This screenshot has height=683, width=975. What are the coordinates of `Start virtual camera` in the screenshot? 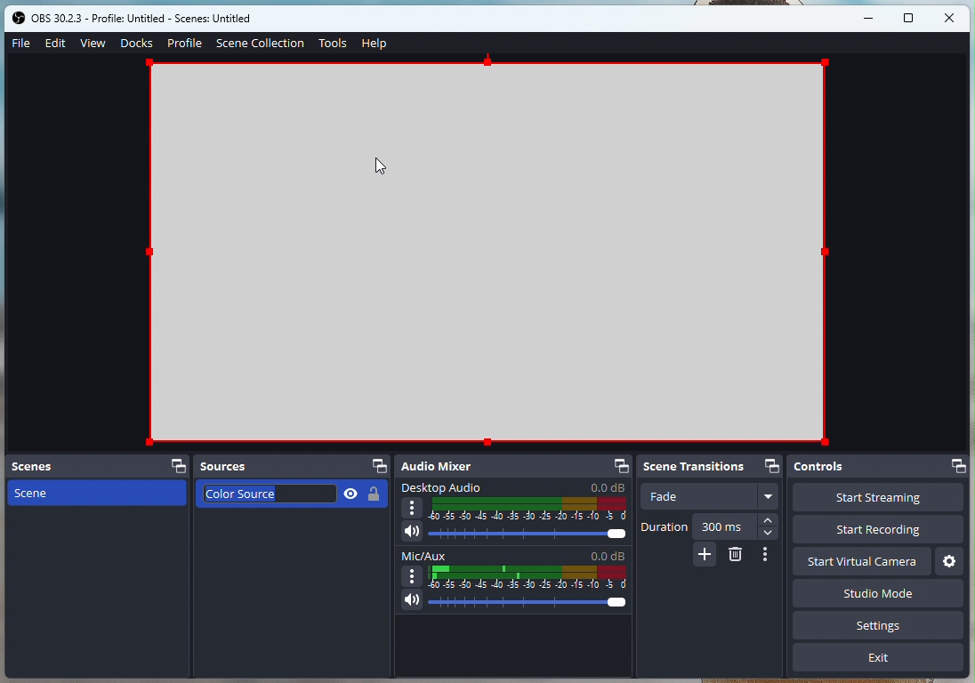 It's located at (862, 560).